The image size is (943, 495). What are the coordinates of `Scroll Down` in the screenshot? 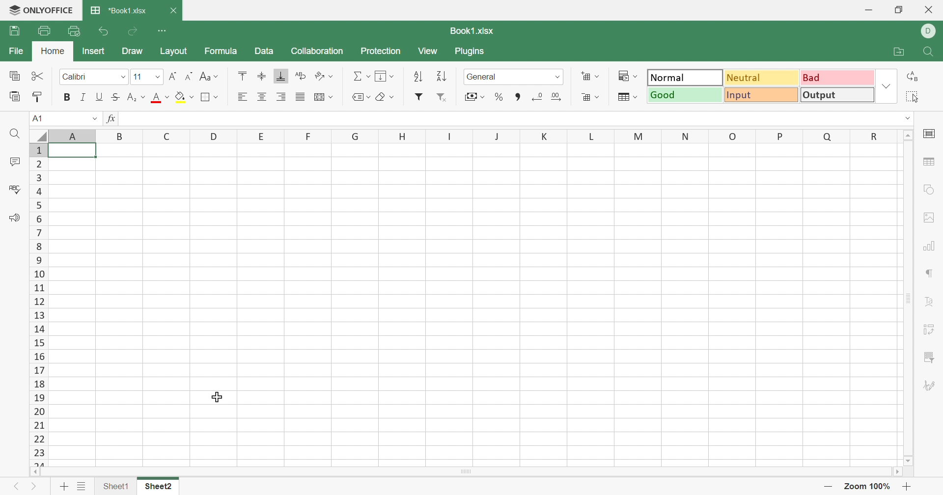 It's located at (911, 459).